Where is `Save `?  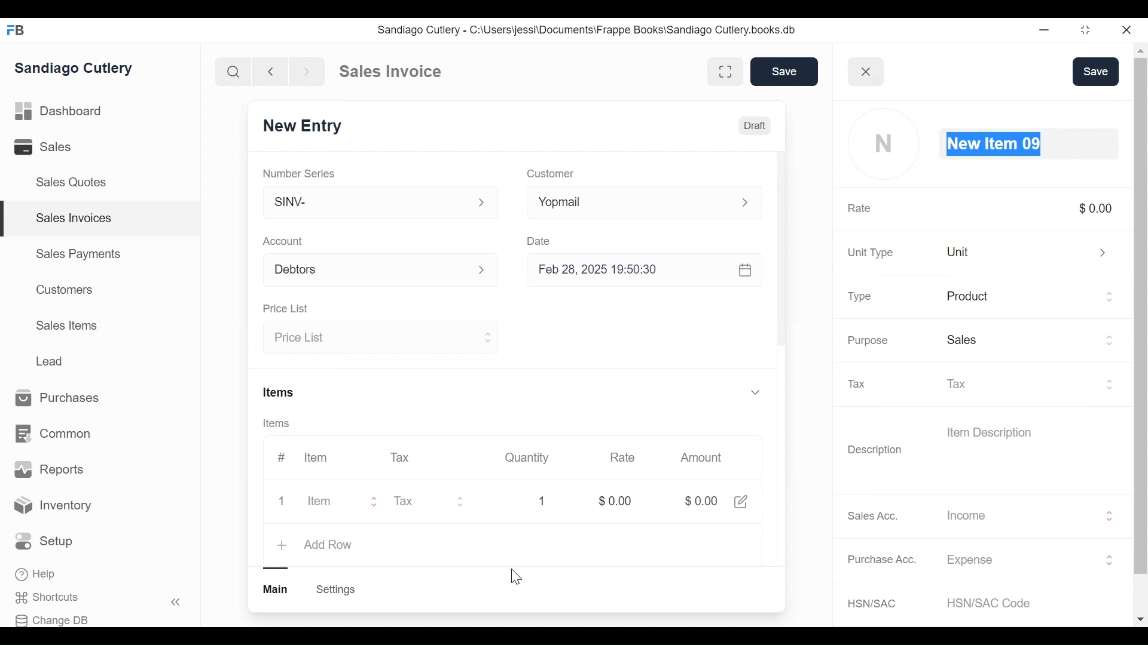
Save  is located at coordinates (782, 71).